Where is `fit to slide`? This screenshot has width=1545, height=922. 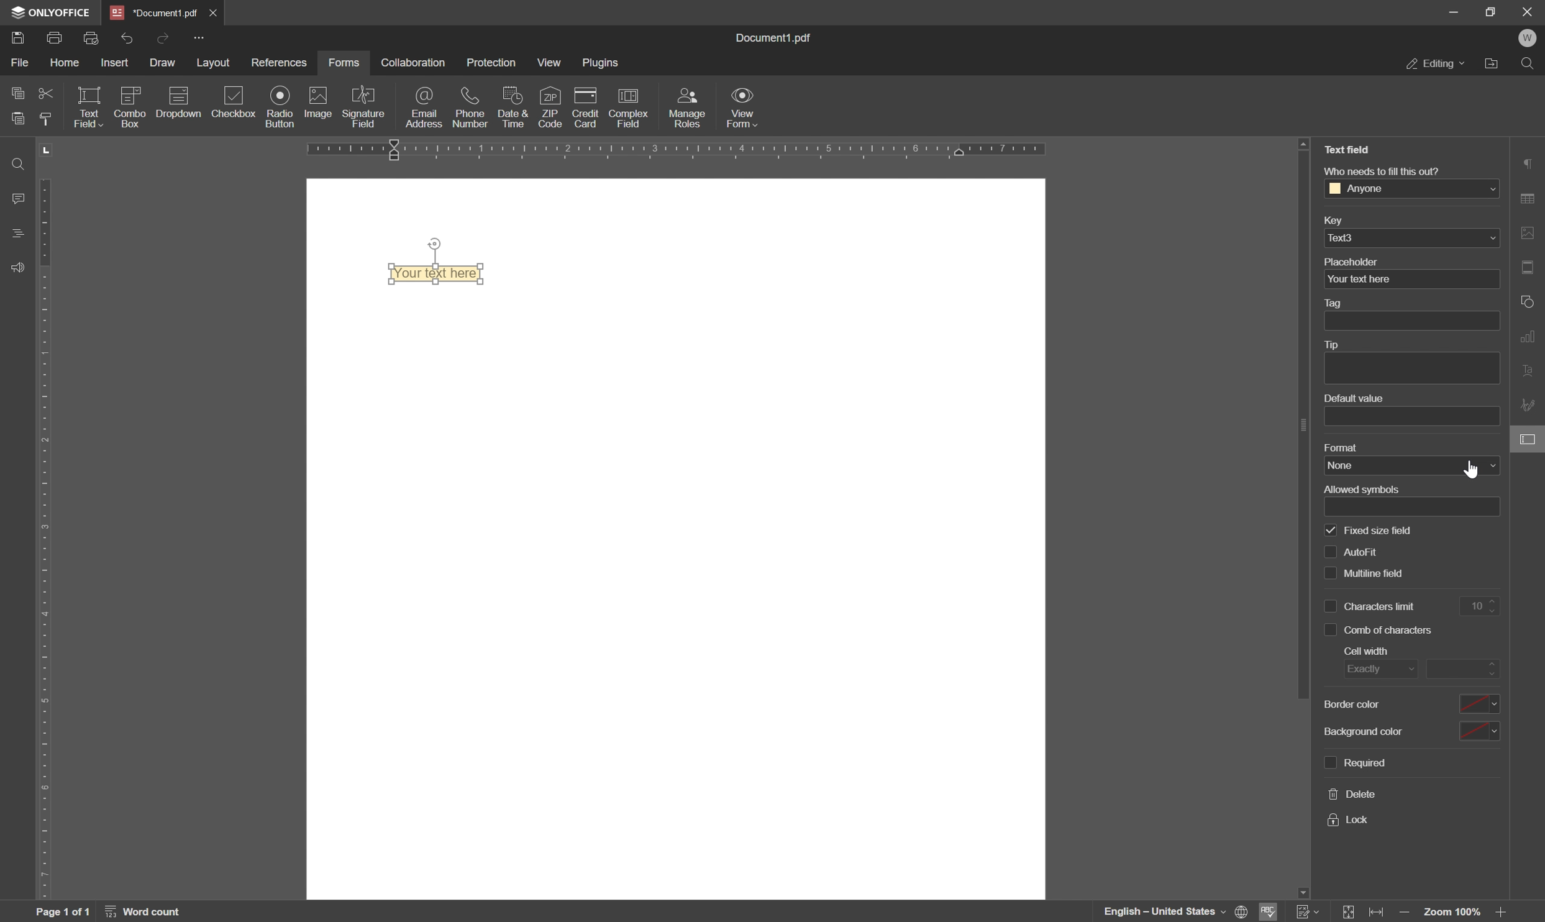 fit to slide is located at coordinates (1349, 912).